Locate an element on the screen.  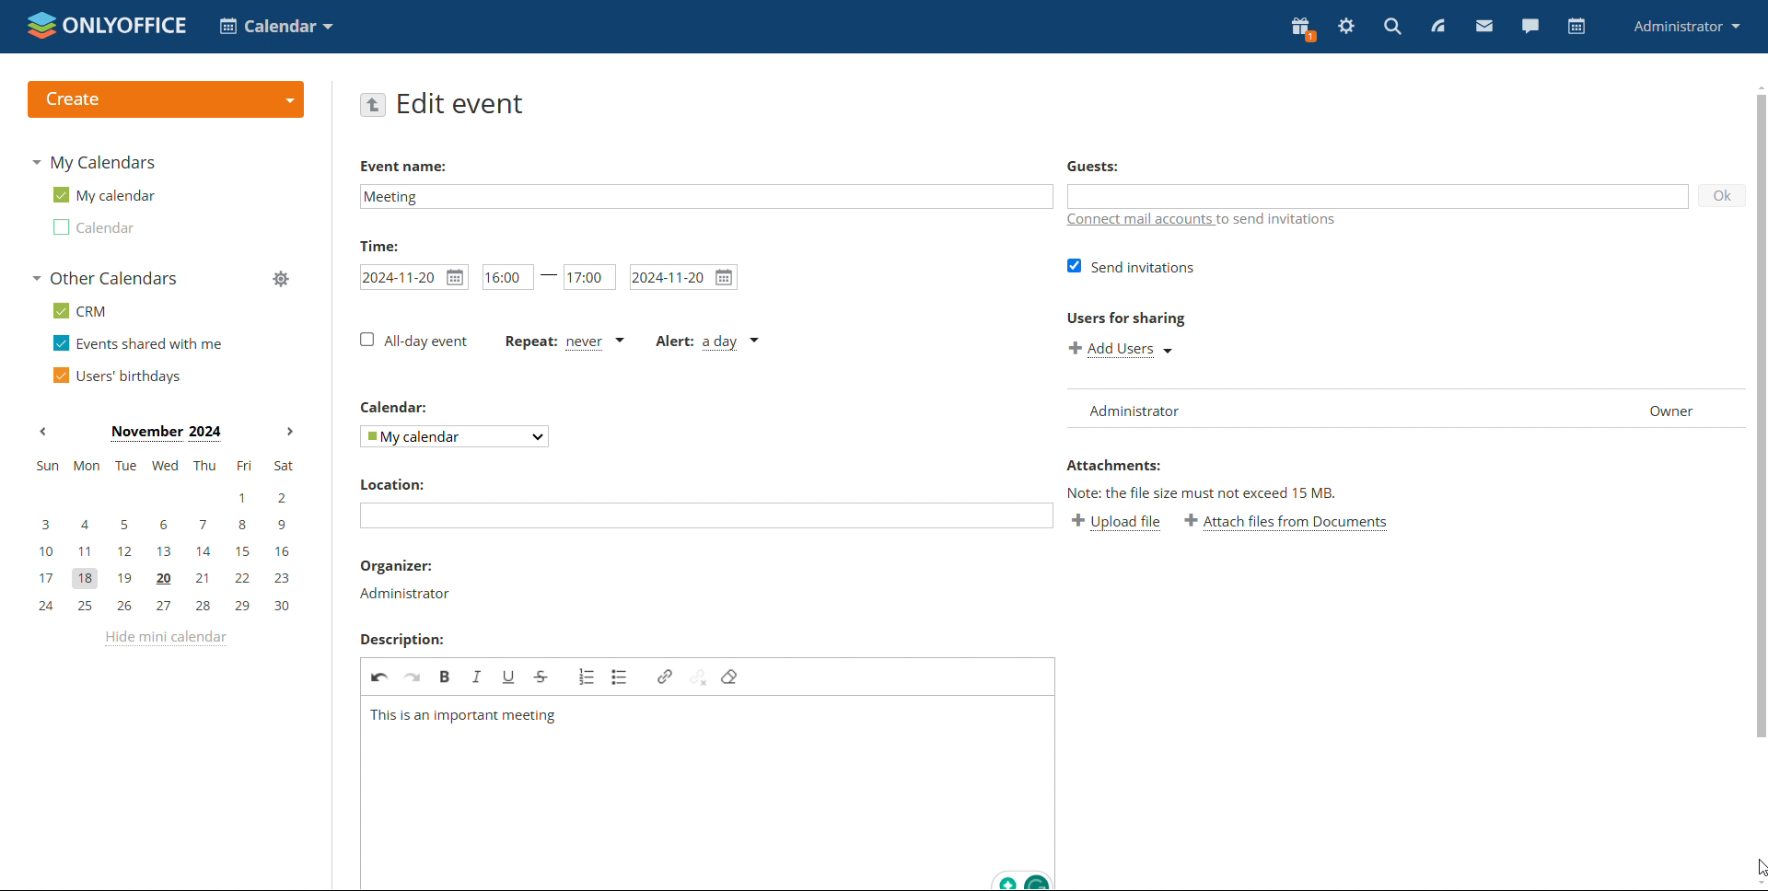
profile is located at coordinates (1685, 27).